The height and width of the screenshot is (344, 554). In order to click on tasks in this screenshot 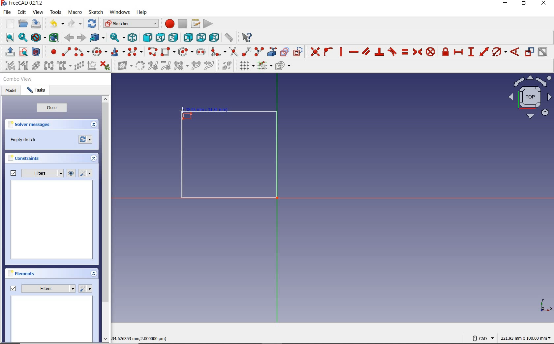, I will do `click(38, 91)`.